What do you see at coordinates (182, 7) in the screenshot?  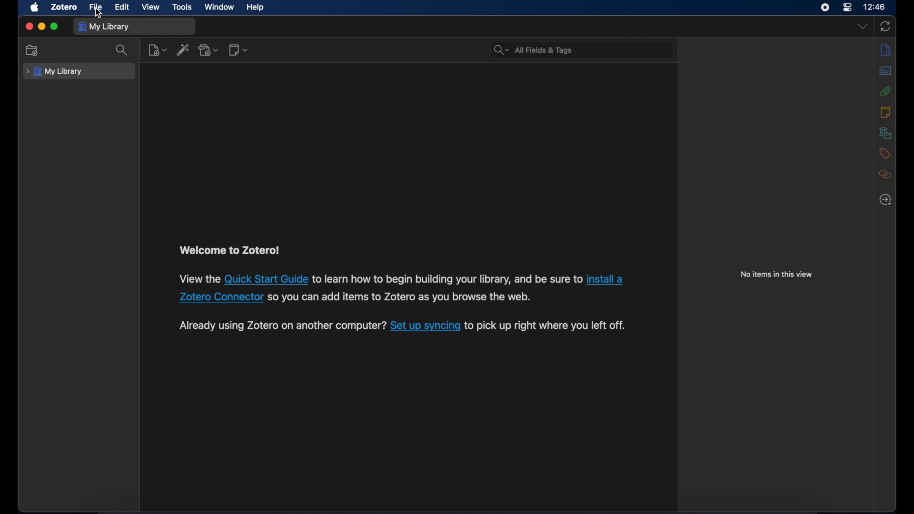 I see `tools` at bounding box center [182, 7].